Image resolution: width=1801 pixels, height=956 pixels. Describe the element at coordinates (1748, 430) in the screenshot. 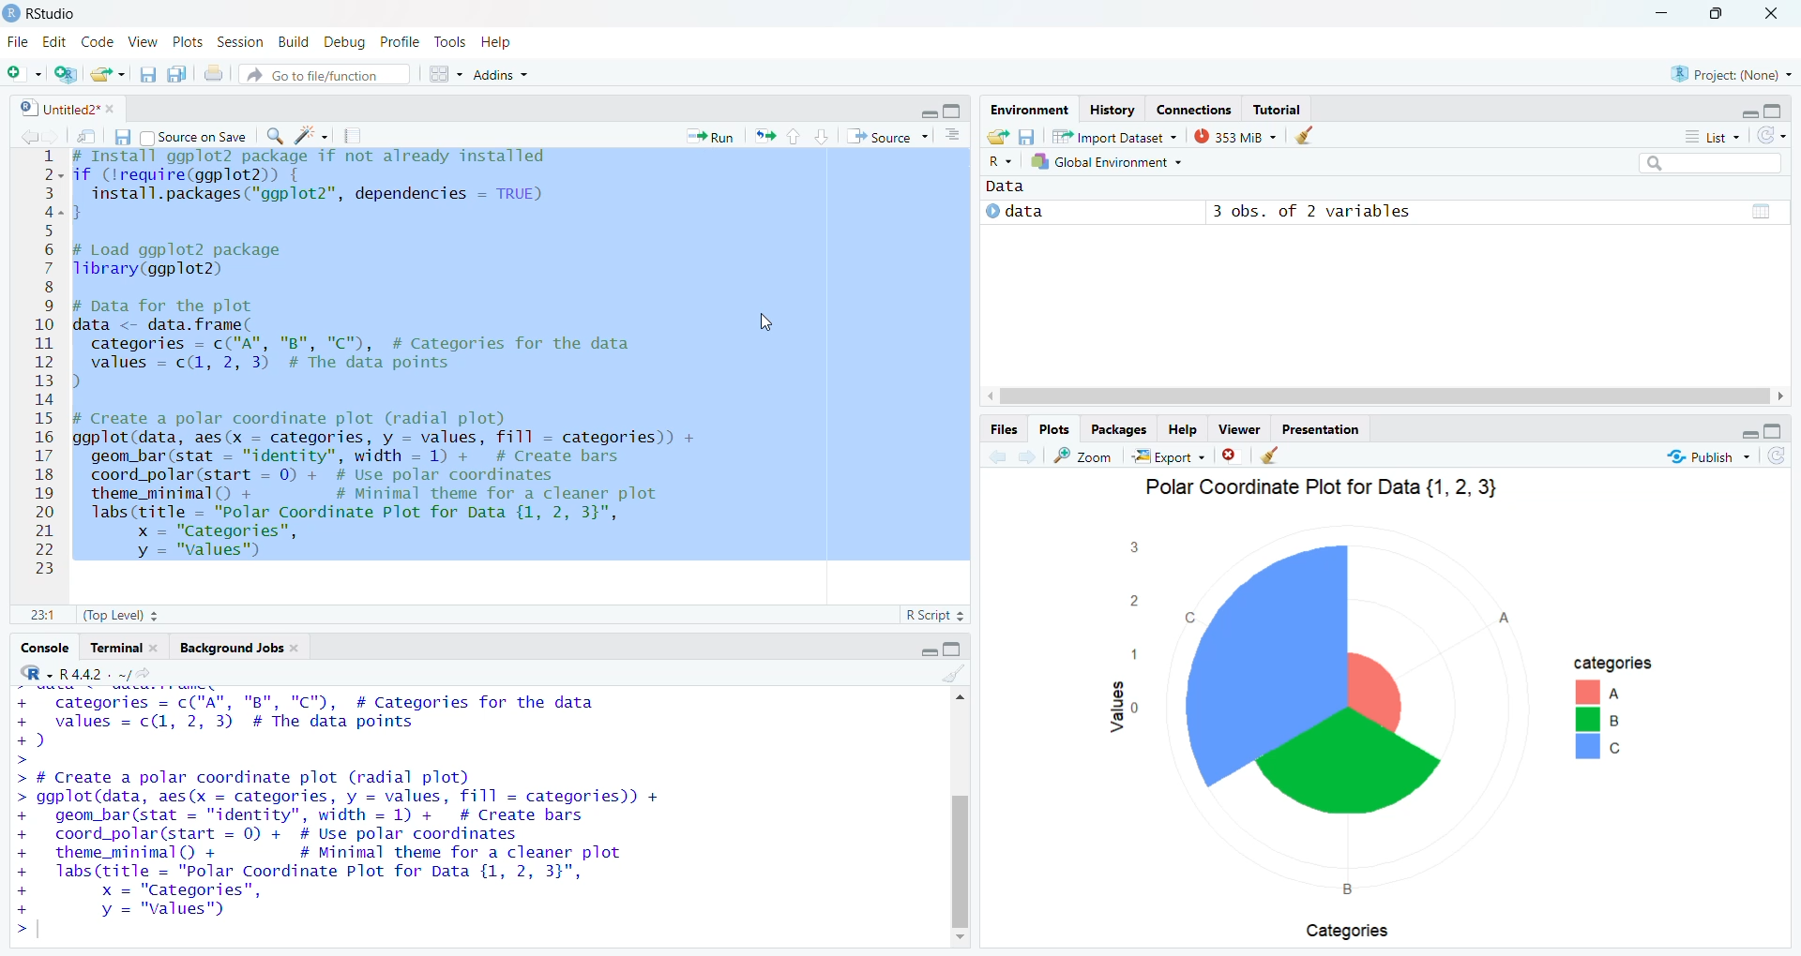

I see `hide r script` at that location.